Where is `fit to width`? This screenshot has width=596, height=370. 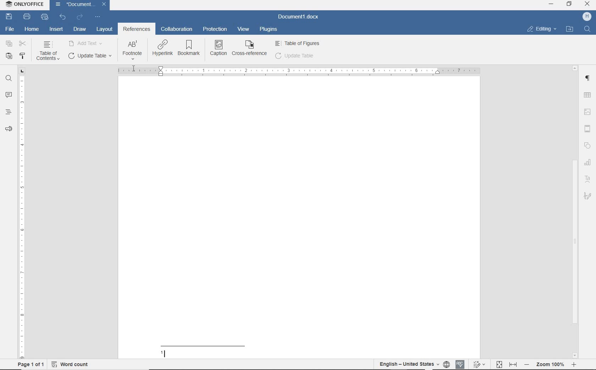
fit to width is located at coordinates (514, 365).